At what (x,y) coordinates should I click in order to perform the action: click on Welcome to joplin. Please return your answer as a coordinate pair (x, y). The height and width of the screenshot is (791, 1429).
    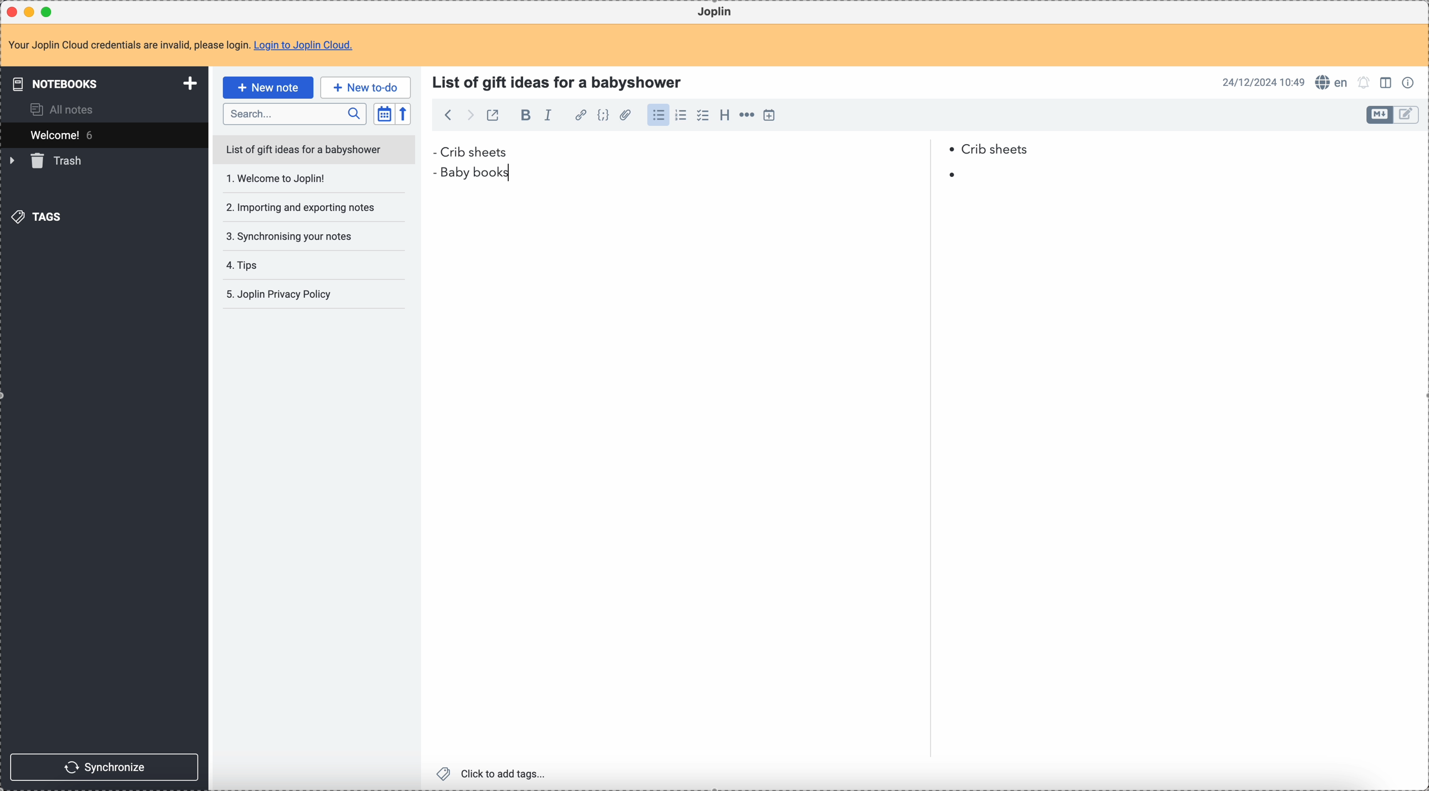
    Looking at the image, I should click on (302, 181).